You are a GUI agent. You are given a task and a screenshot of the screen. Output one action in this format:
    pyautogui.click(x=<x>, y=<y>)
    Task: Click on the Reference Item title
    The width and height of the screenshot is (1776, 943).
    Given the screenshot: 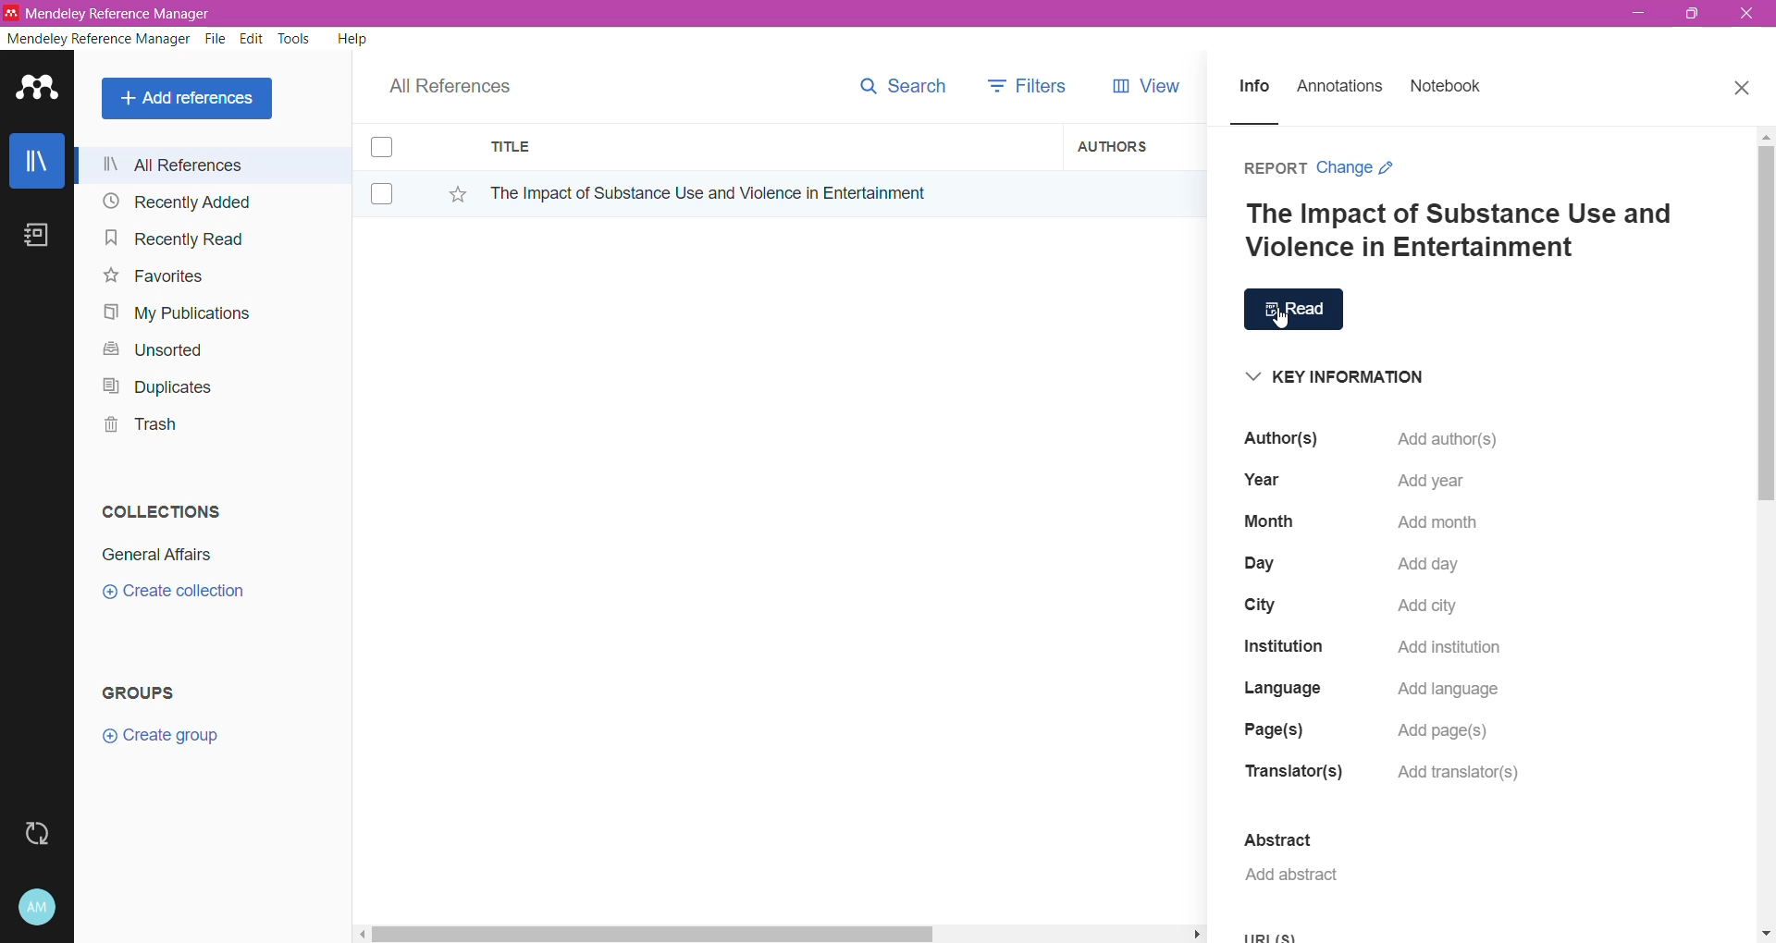 What is the action you would take?
    pyautogui.click(x=844, y=192)
    